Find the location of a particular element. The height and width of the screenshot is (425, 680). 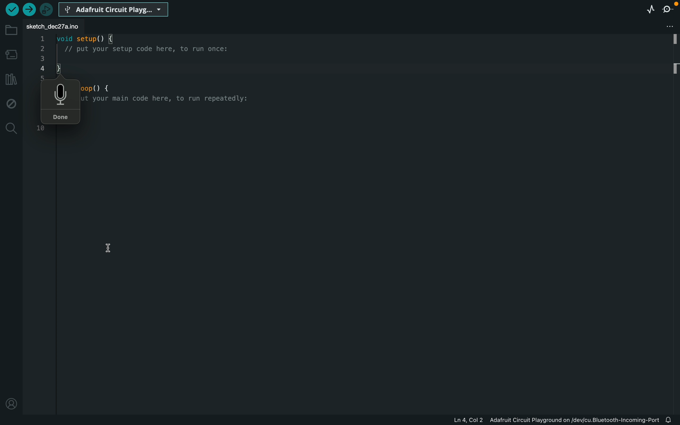

Arduino Circuit Playground on/dev/cu.Bluetooth-Incoming-Port is located at coordinates (574, 420).